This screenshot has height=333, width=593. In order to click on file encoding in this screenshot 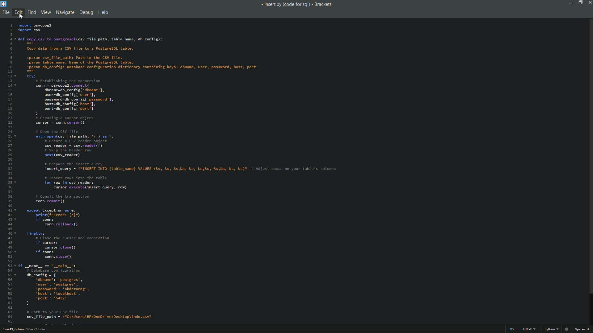, I will do `click(529, 329)`.